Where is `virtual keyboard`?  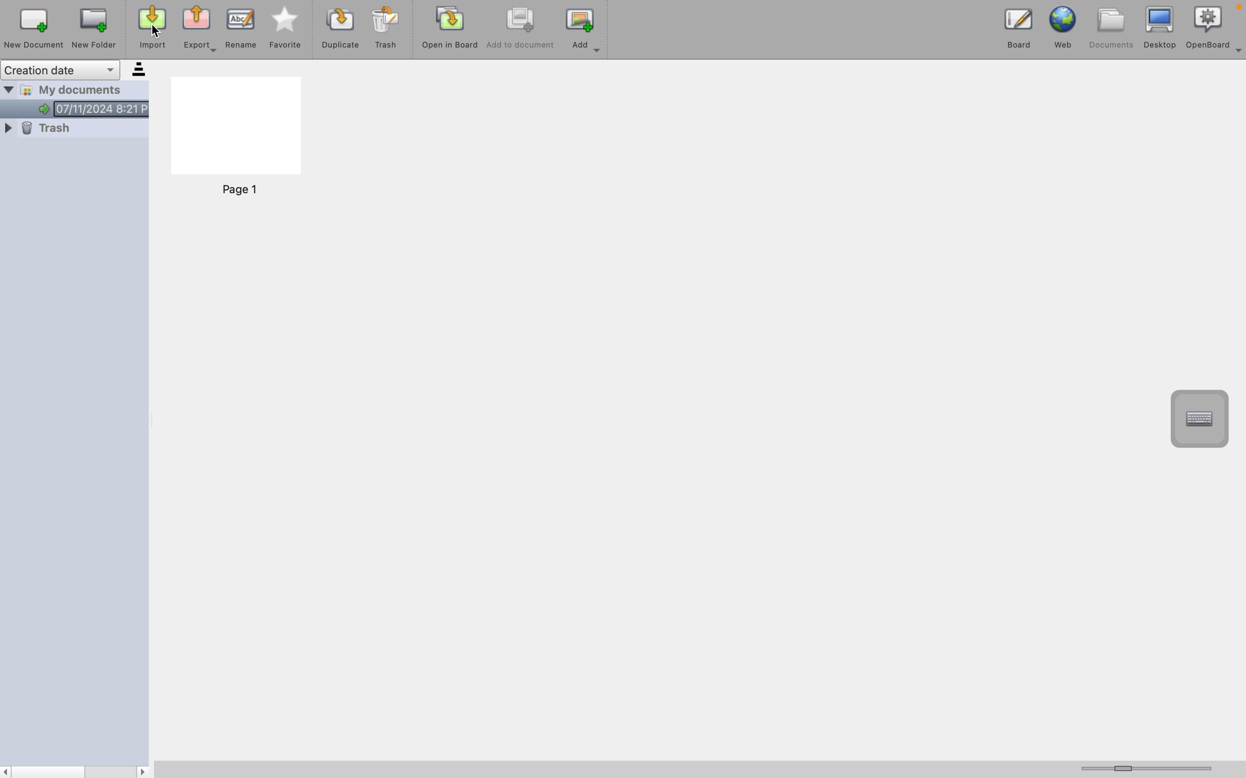 virtual keyboard is located at coordinates (1201, 418).